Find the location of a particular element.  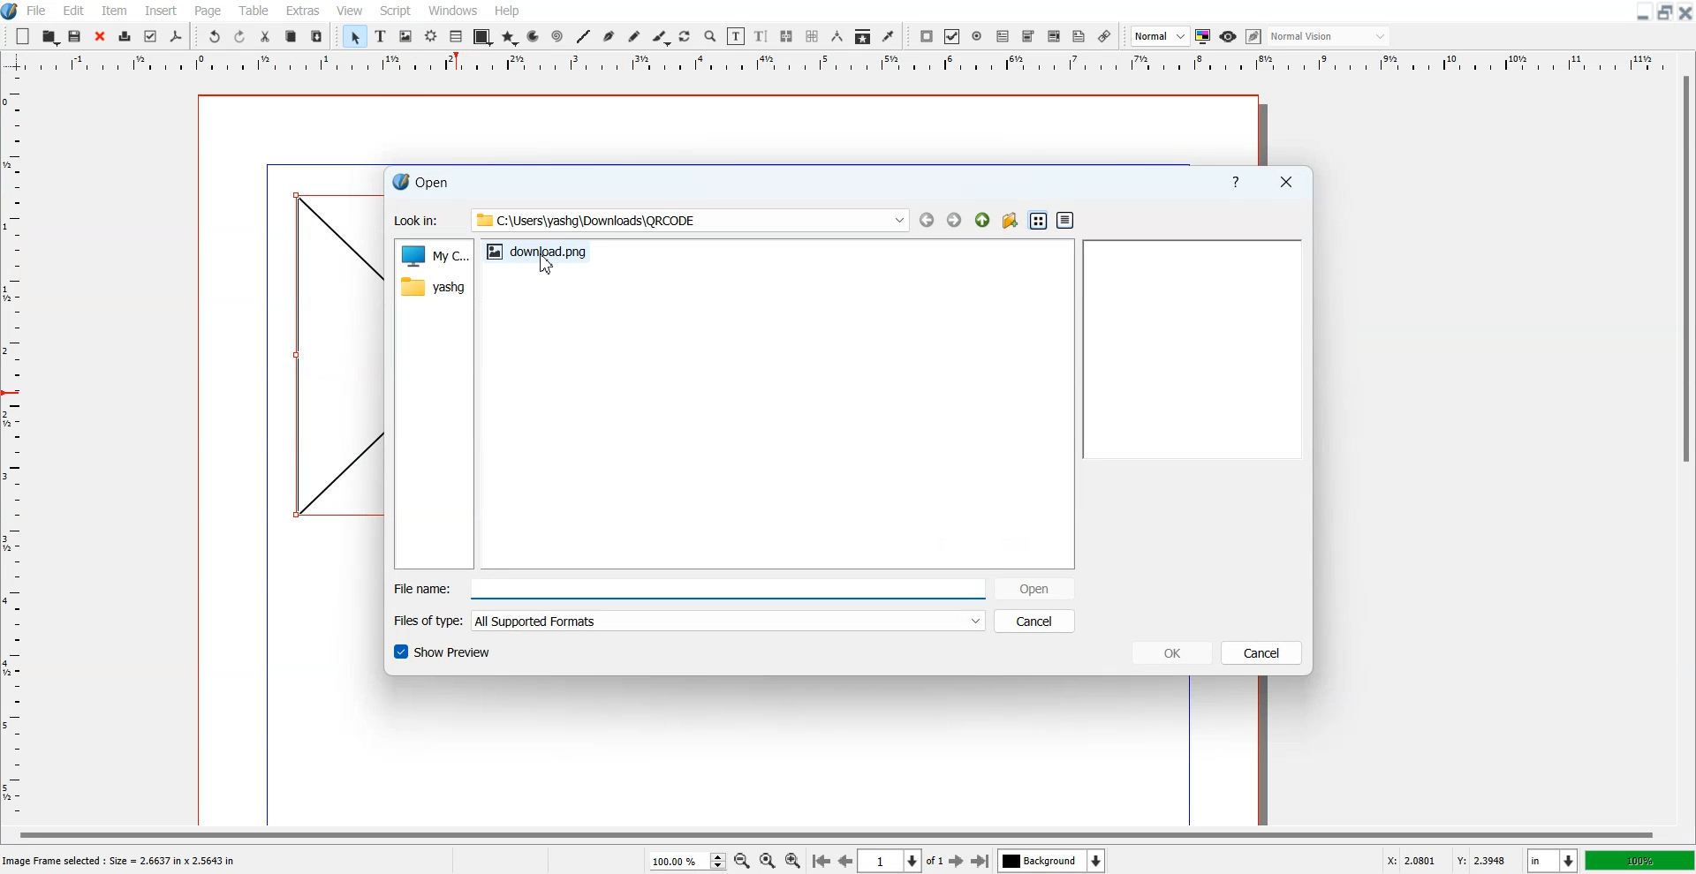

Select the current layer is located at coordinates (1051, 860).